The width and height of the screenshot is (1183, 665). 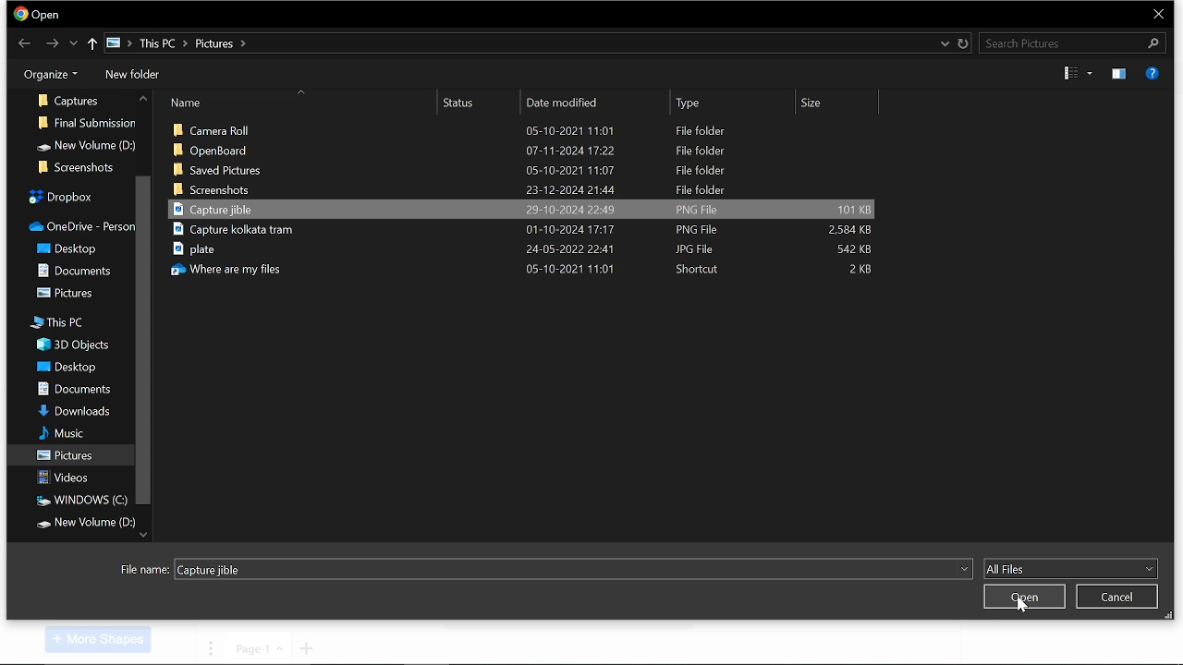 What do you see at coordinates (59, 322) in the screenshot?
I see `folders` at bounding box center [59, 322].